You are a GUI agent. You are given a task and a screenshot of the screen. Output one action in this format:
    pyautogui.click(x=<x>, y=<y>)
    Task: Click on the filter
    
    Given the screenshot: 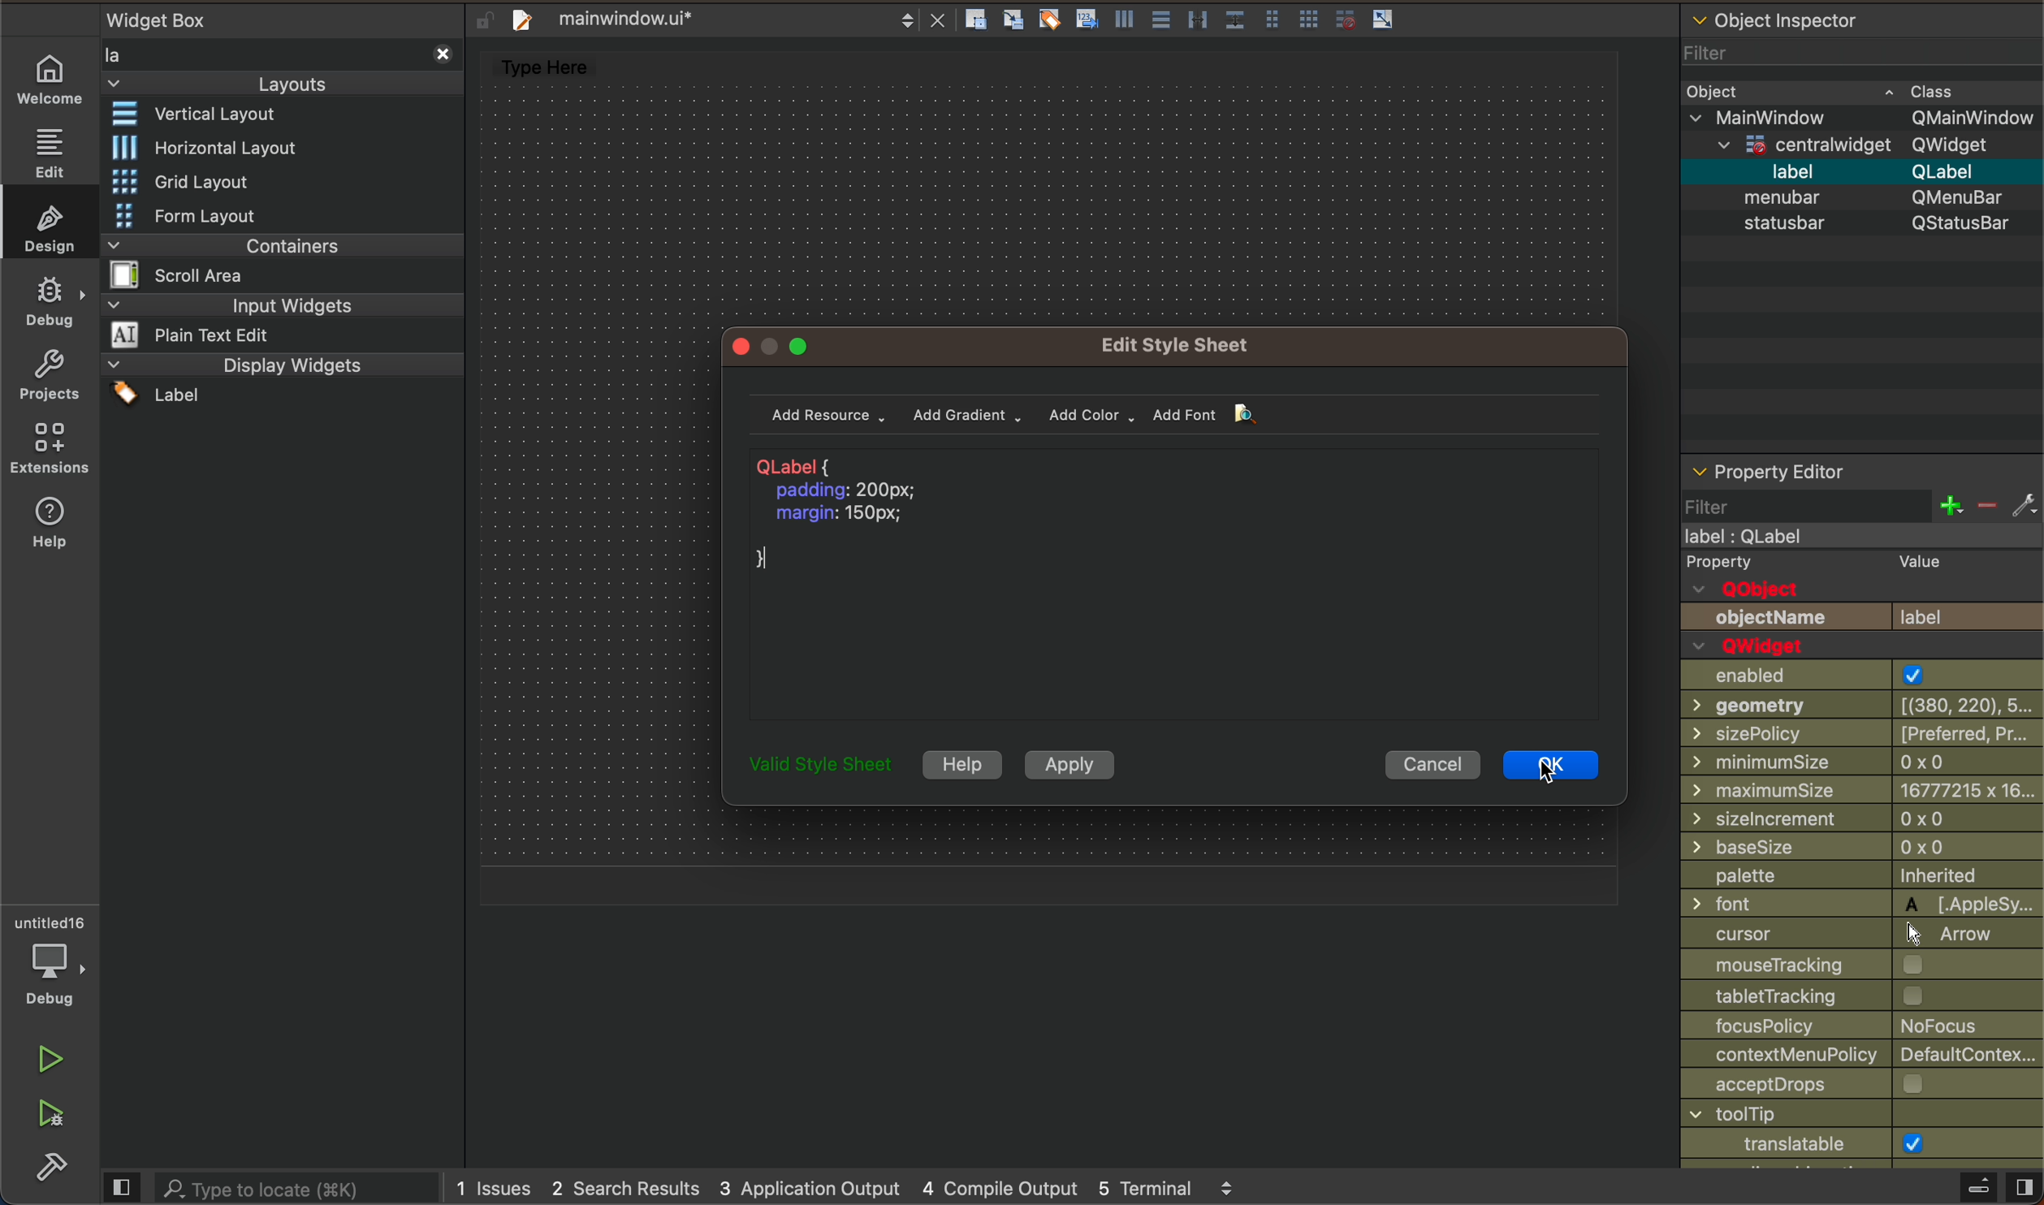 What is the action you would take?
    pyautogui.click(x=1802, y=56)
    